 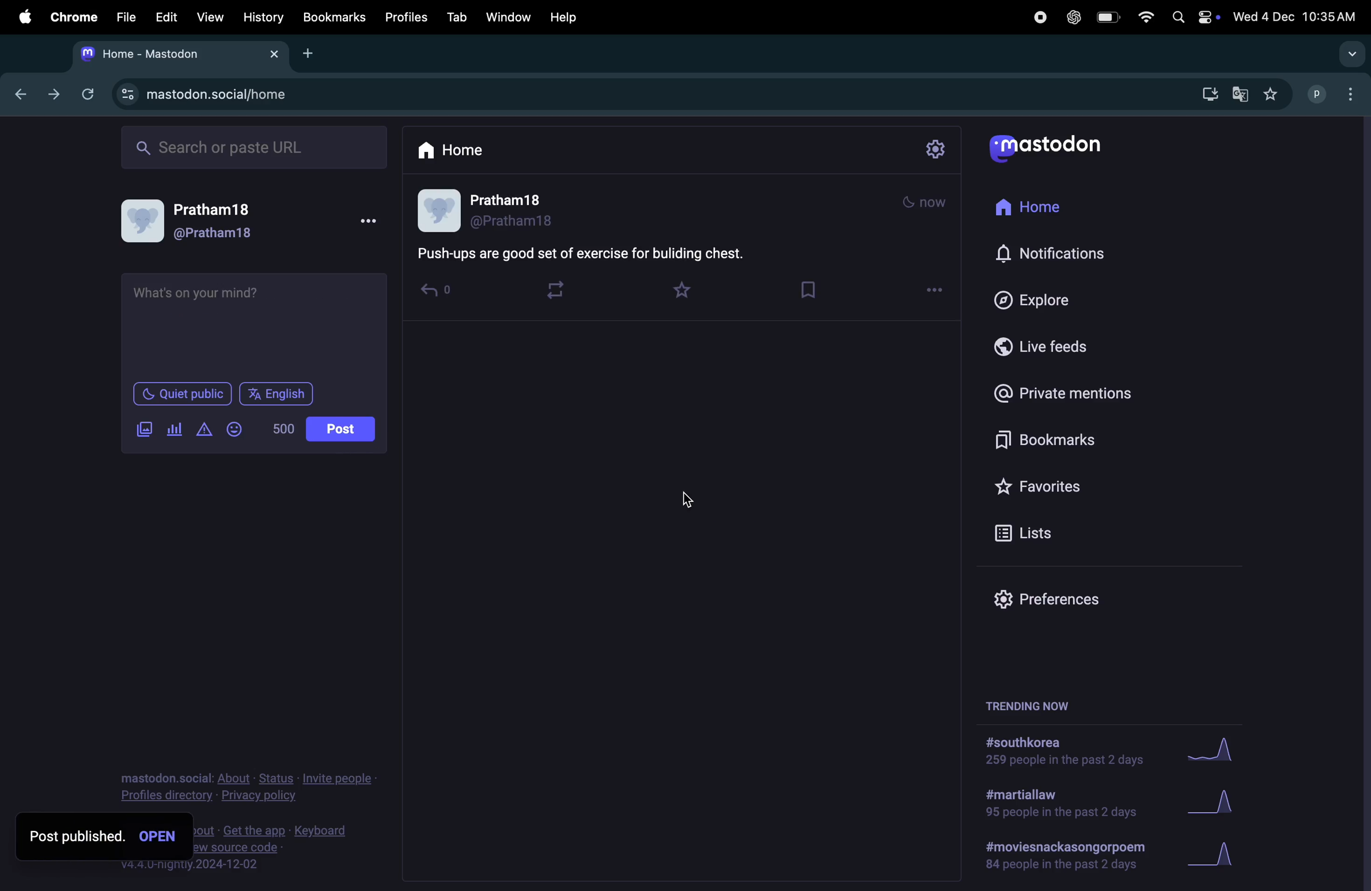 I want to click on window, so click(x=513, y=16).